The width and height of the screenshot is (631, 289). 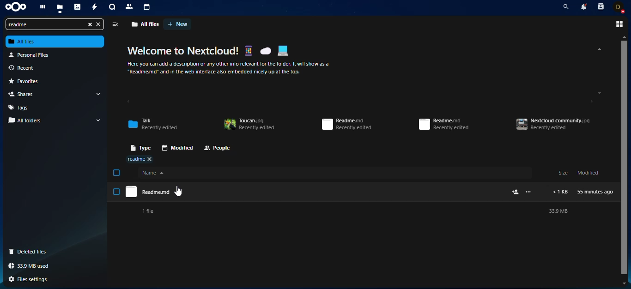 I want to click on Welcome to Nextcloud!, so click(x=183, y=51).